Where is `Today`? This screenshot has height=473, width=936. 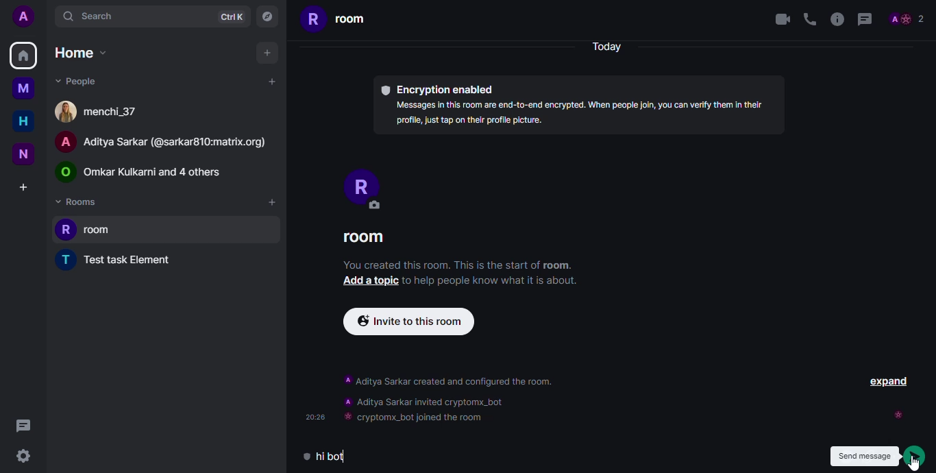
Today is located at coordinates (611, 47).